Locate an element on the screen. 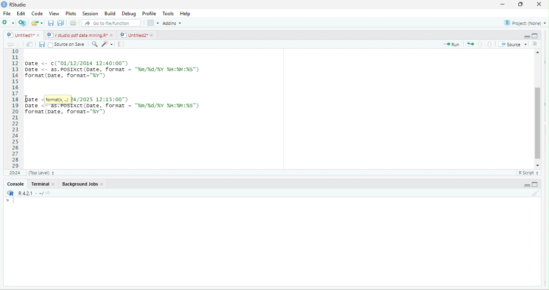 This screenshot has width=549, height=290. go to next section/chunk is located at coordinates (490, 44).